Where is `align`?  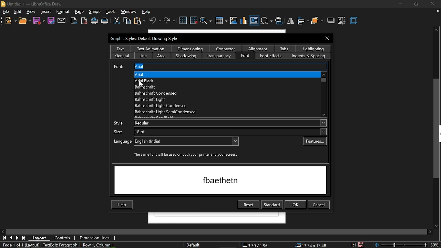
align is located at coordinates (303, 21).